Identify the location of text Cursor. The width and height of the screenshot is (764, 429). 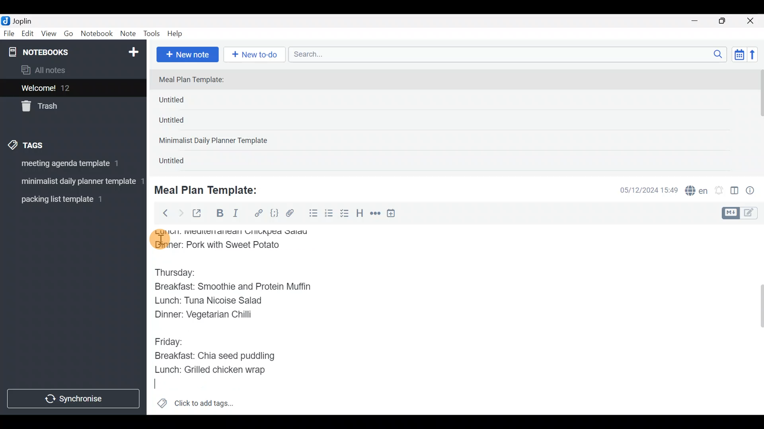
(162, 386).